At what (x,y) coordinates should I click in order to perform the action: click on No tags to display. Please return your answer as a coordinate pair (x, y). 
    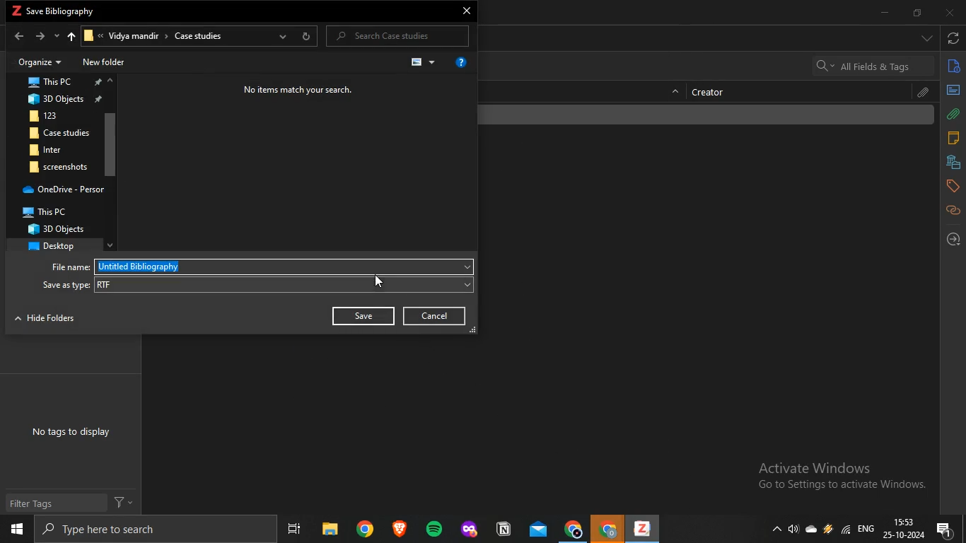
    Looking at the image, I should click on (72, 433).